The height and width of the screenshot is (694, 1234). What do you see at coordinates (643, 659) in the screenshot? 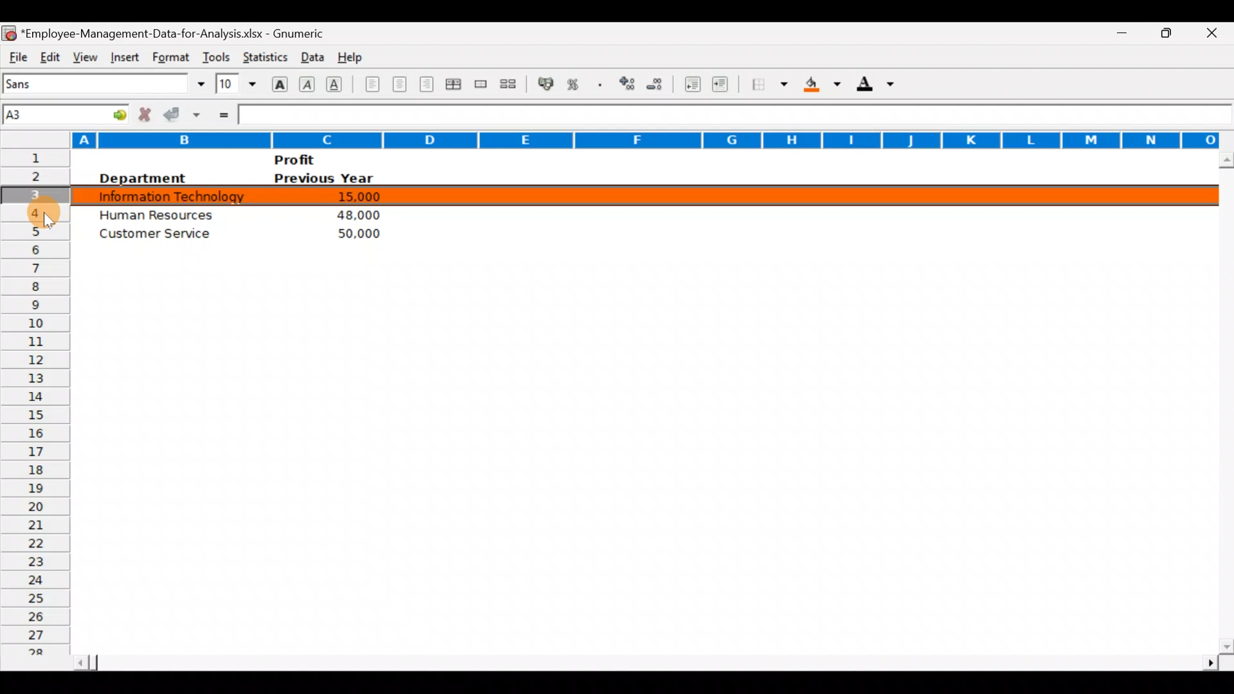
I see `Scroll bar` at bounding box center [643, 659].